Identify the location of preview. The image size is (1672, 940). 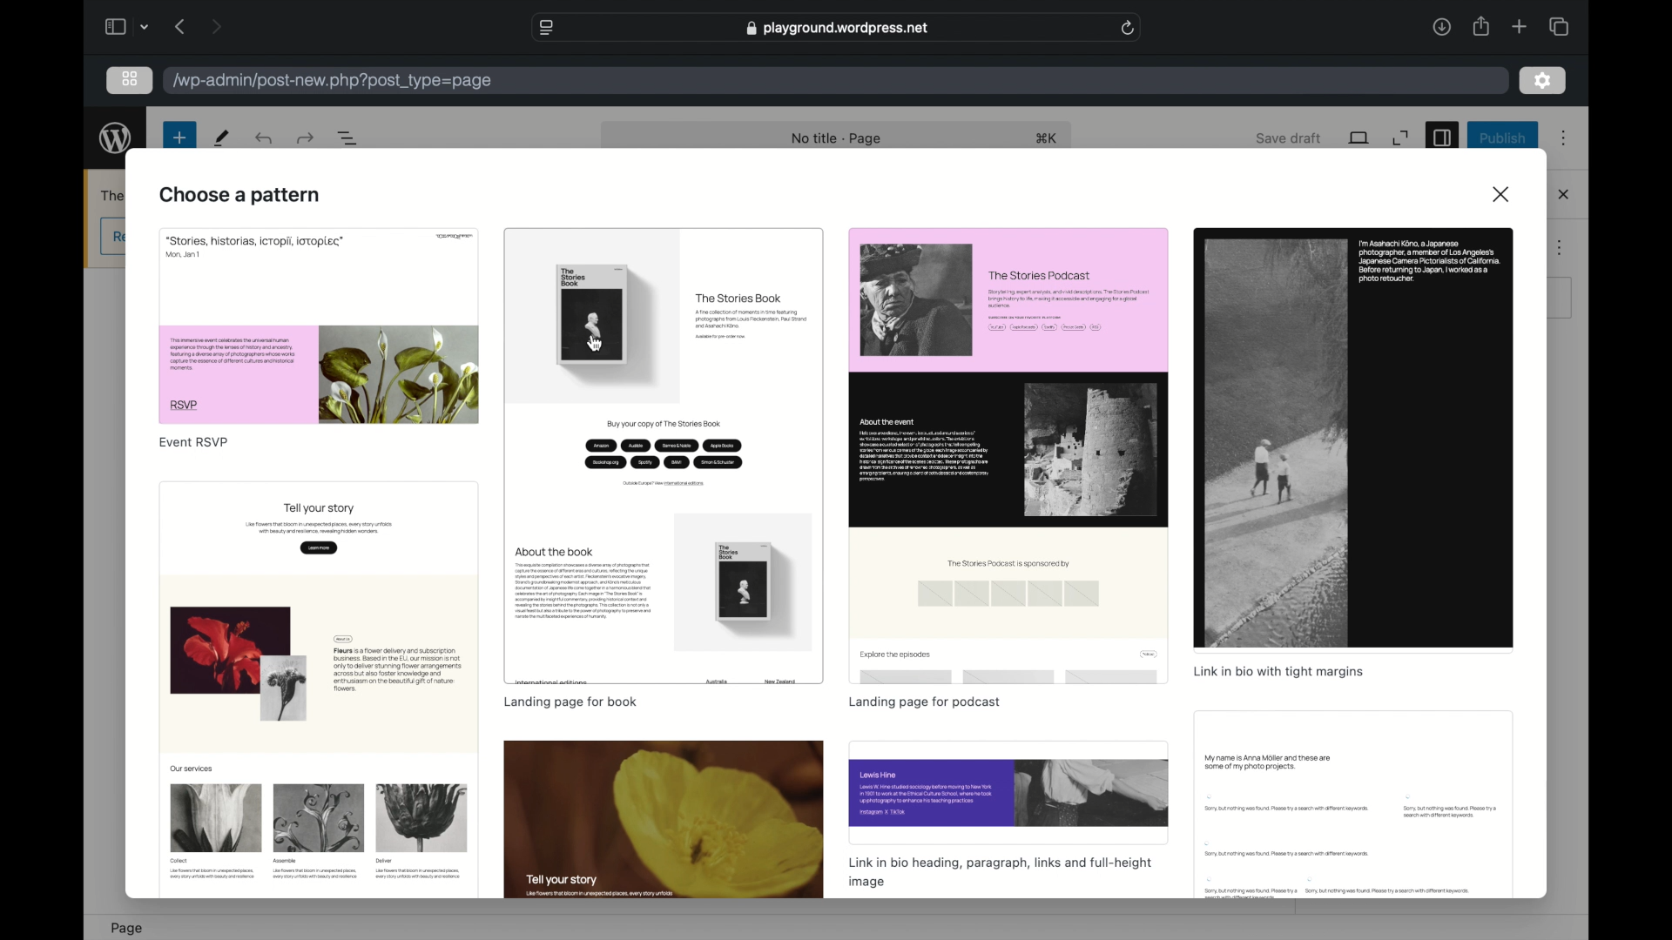
(666, 456).